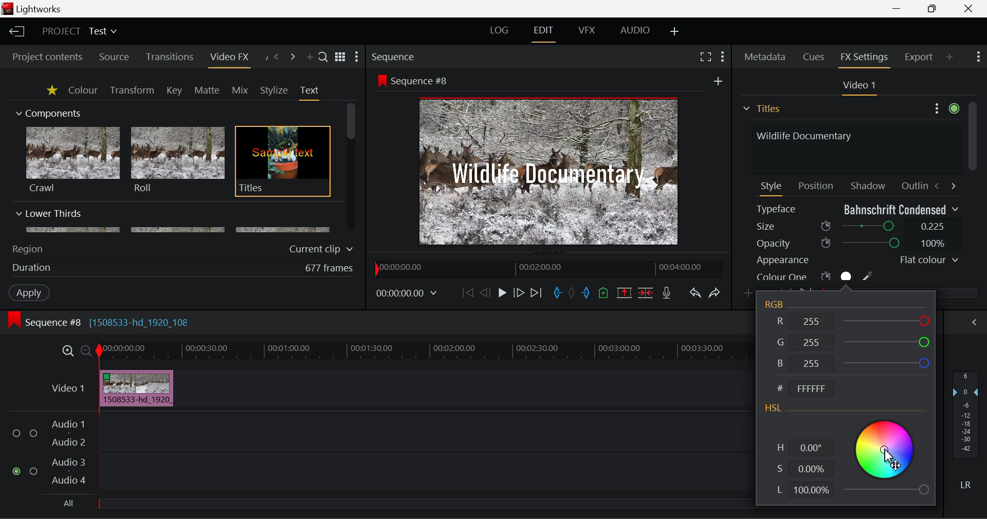 This screenshot has height=519, width=987. What do you see at coordinates (852, 340) in the screenshot?
I see `G` at bounding box center [852, 340].